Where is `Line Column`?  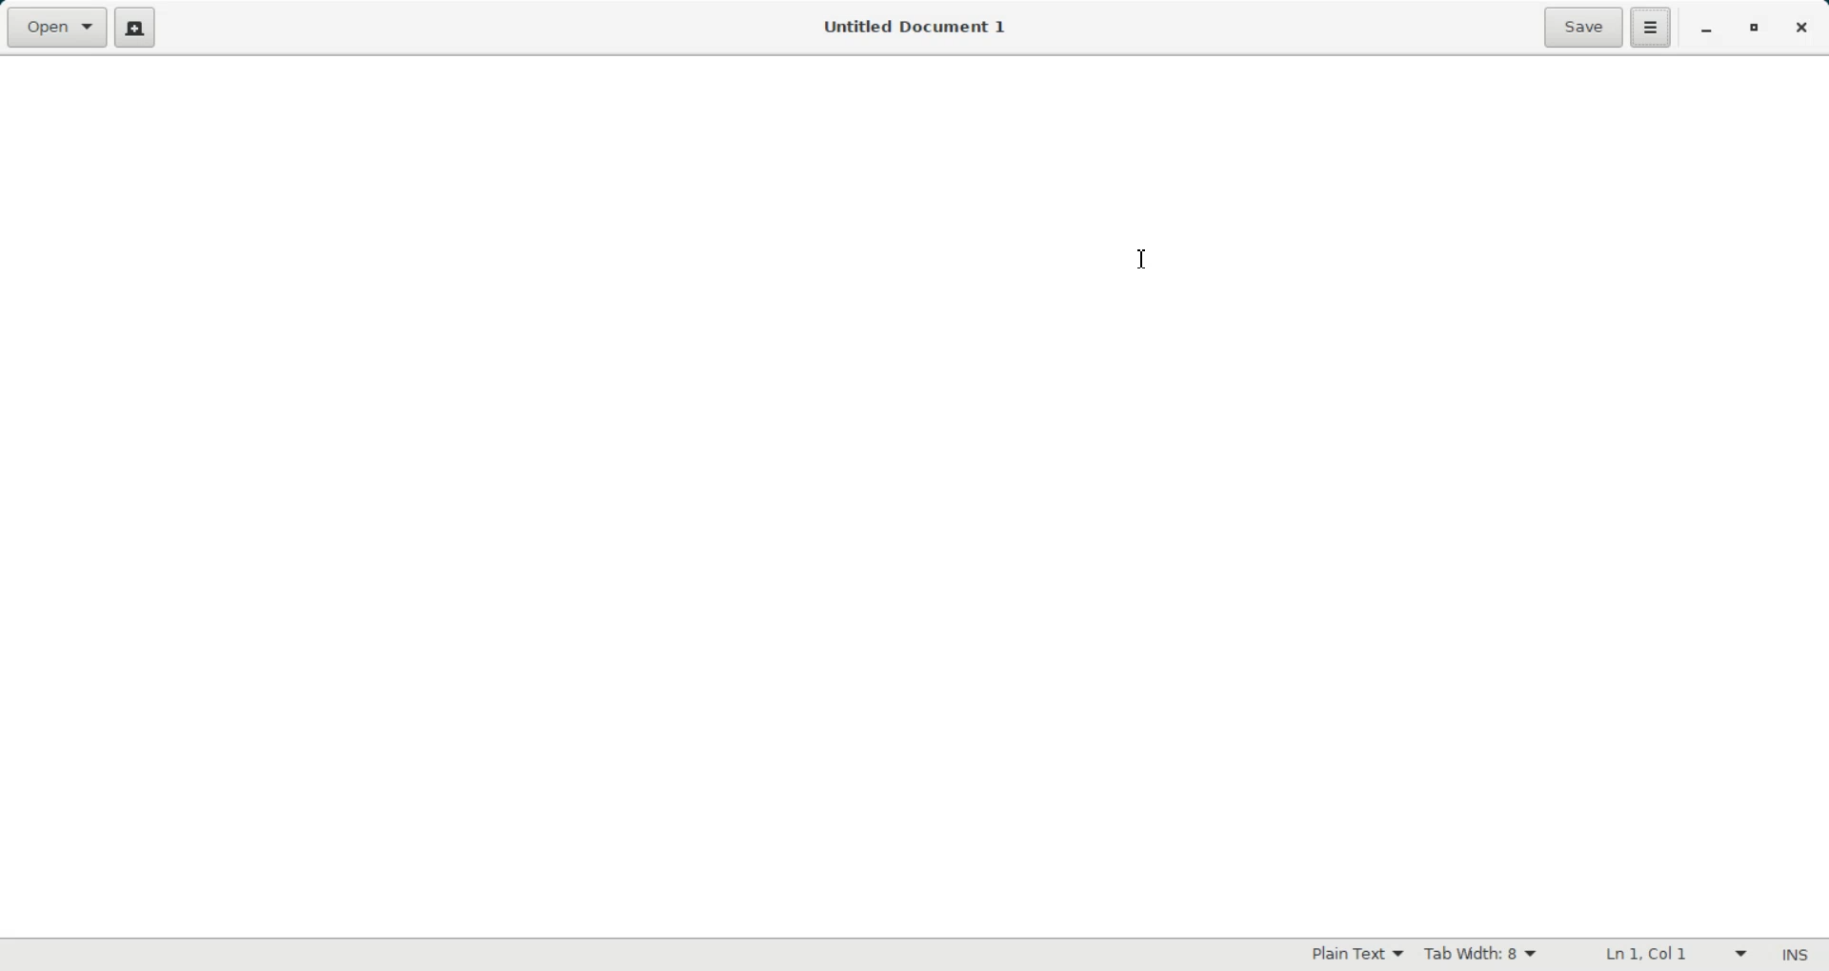 Line Column is located at coordinates (1671, 956).